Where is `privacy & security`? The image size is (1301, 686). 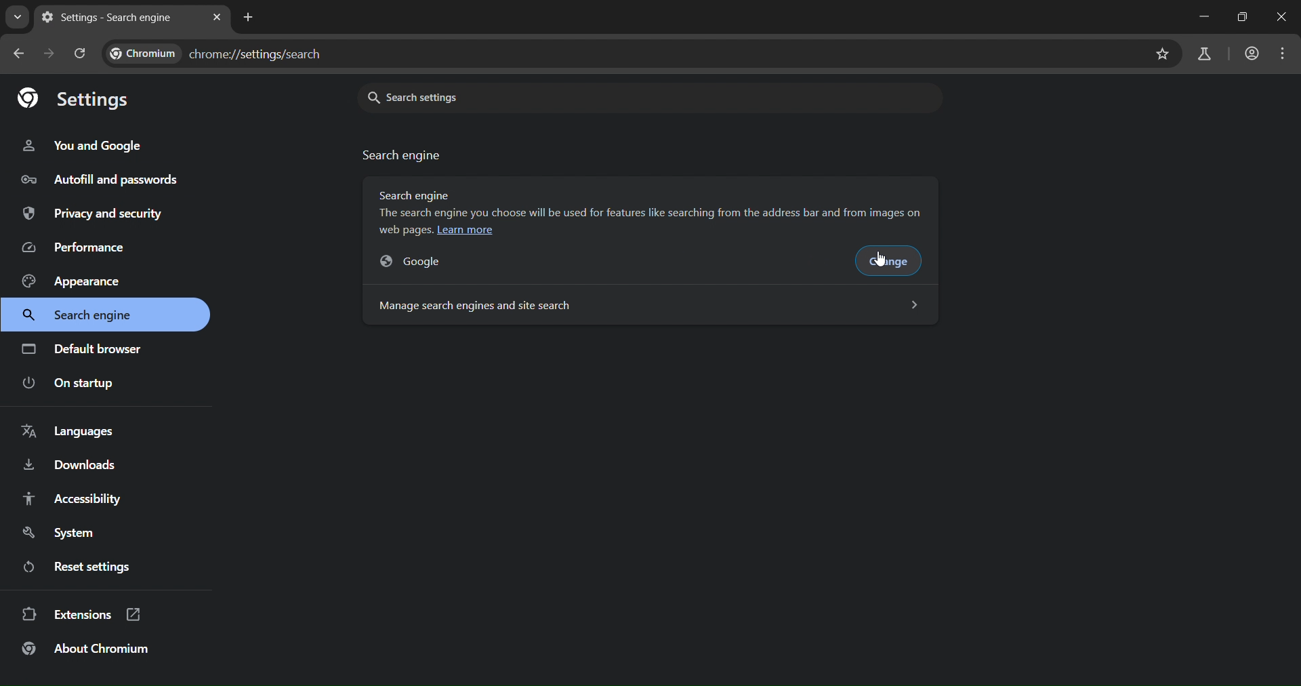
privacy & security is located at coordinates (92, 215).